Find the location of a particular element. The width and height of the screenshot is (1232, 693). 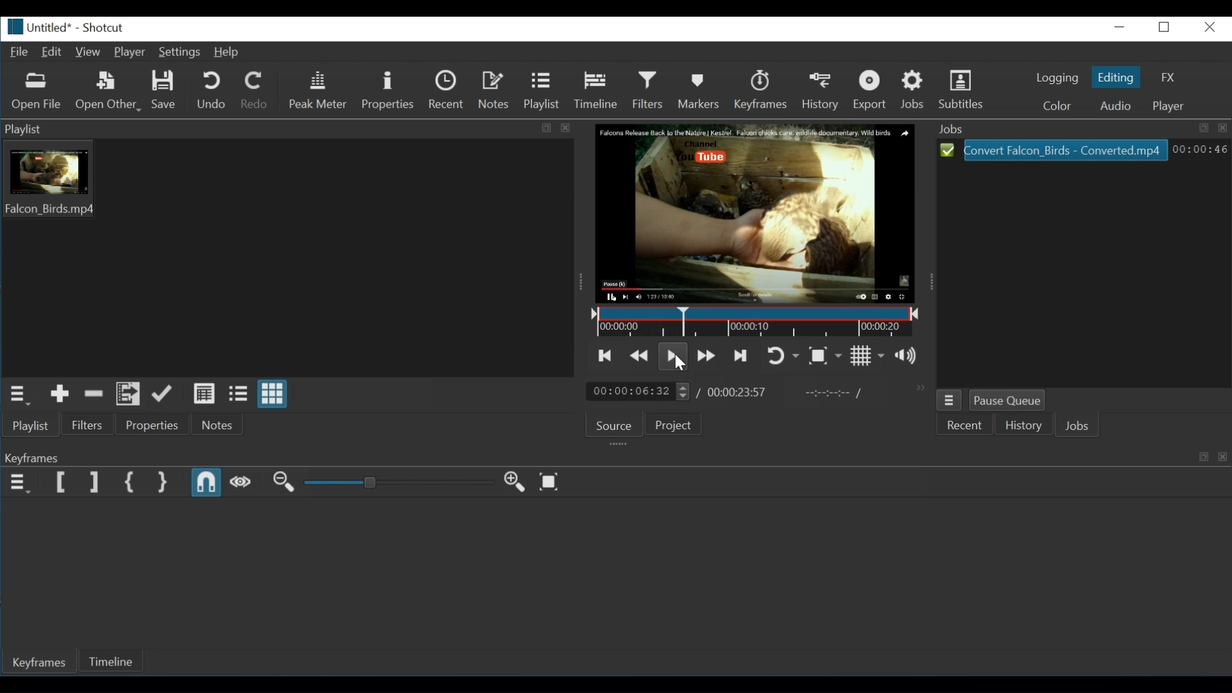

Properties is located at coordinates (151, 425).